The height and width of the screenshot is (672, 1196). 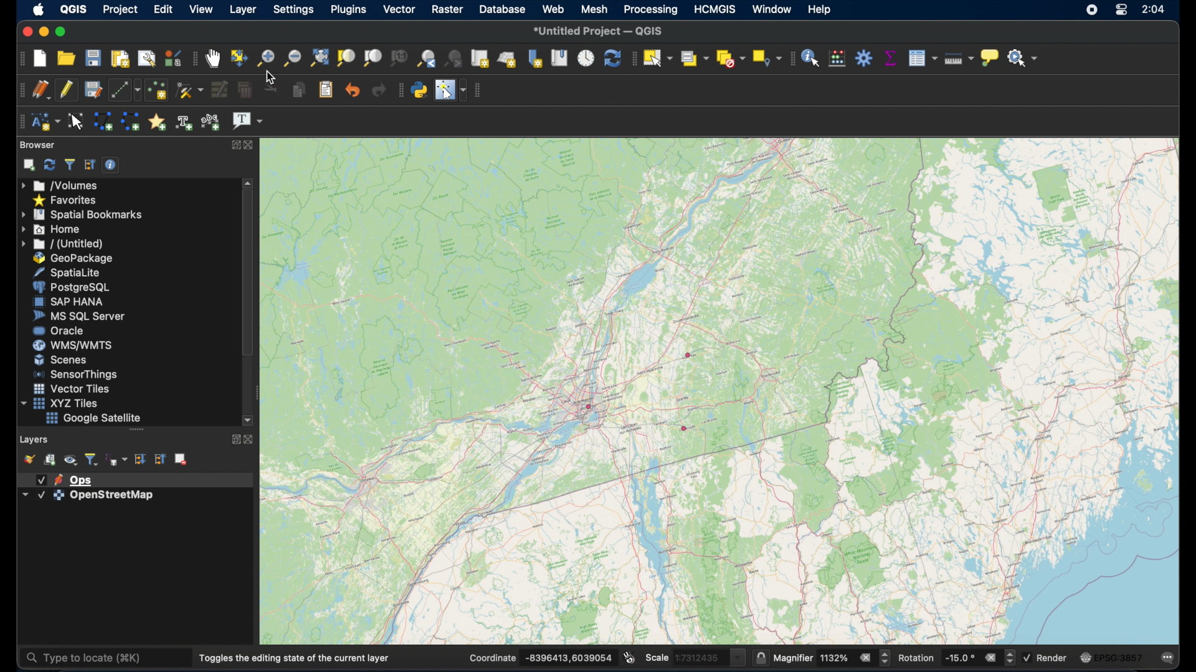 What do you see at coordinates (121, 10) in the screenshot?
I see `project` at bounding box center [121, 10].